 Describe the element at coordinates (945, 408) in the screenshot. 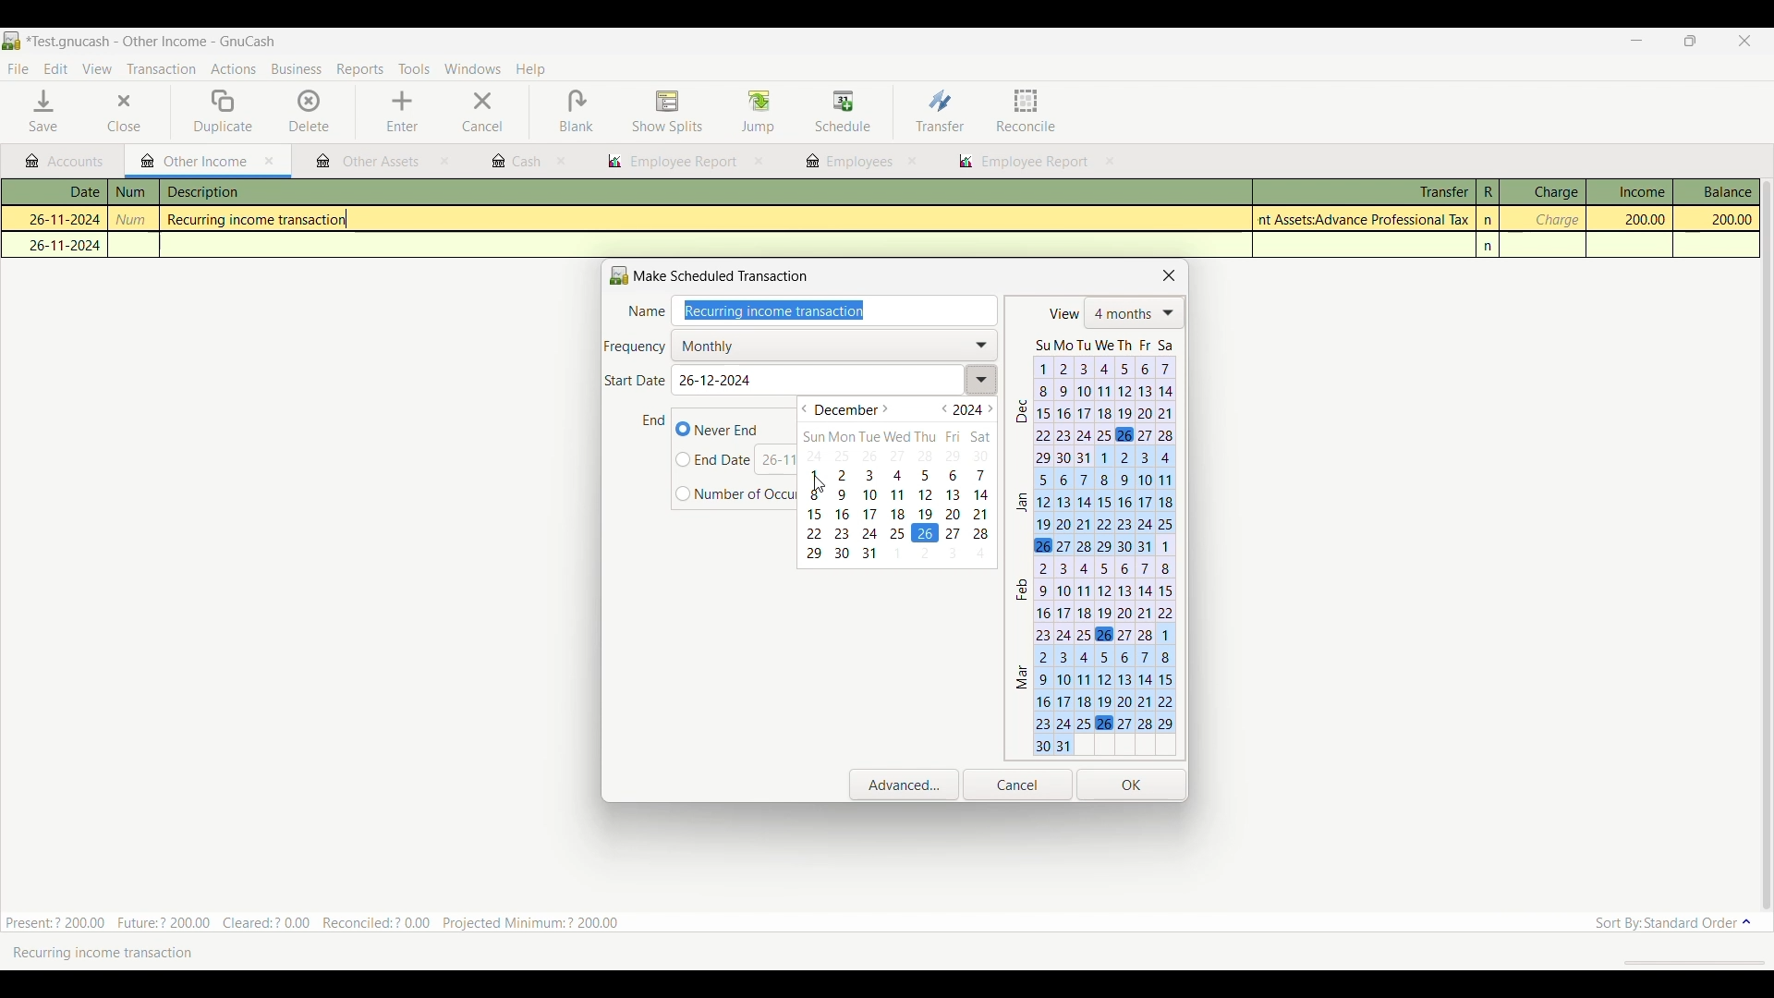

I see `Go to previous year` at that location.